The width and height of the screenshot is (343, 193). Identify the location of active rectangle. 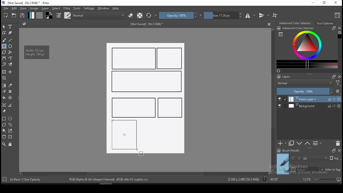
(124, 135).